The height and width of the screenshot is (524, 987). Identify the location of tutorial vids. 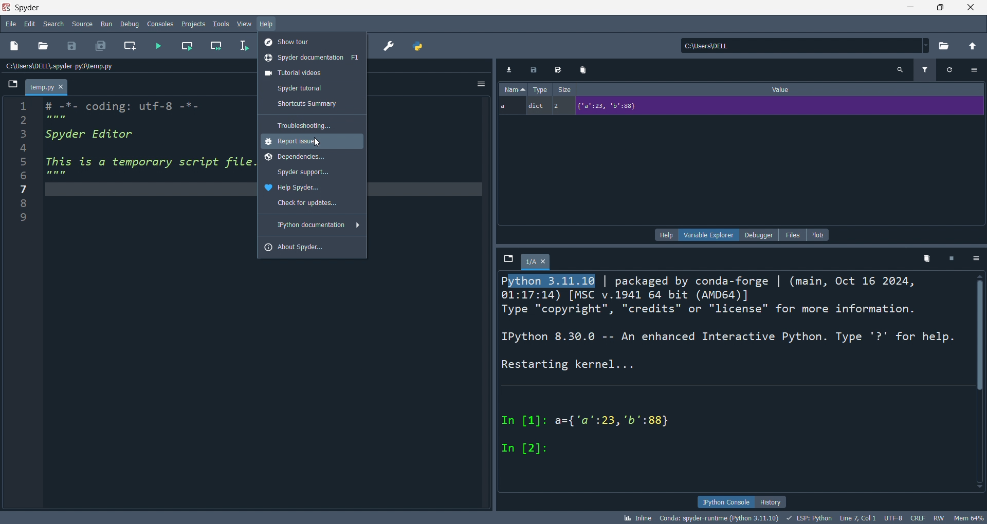
(313, 73).